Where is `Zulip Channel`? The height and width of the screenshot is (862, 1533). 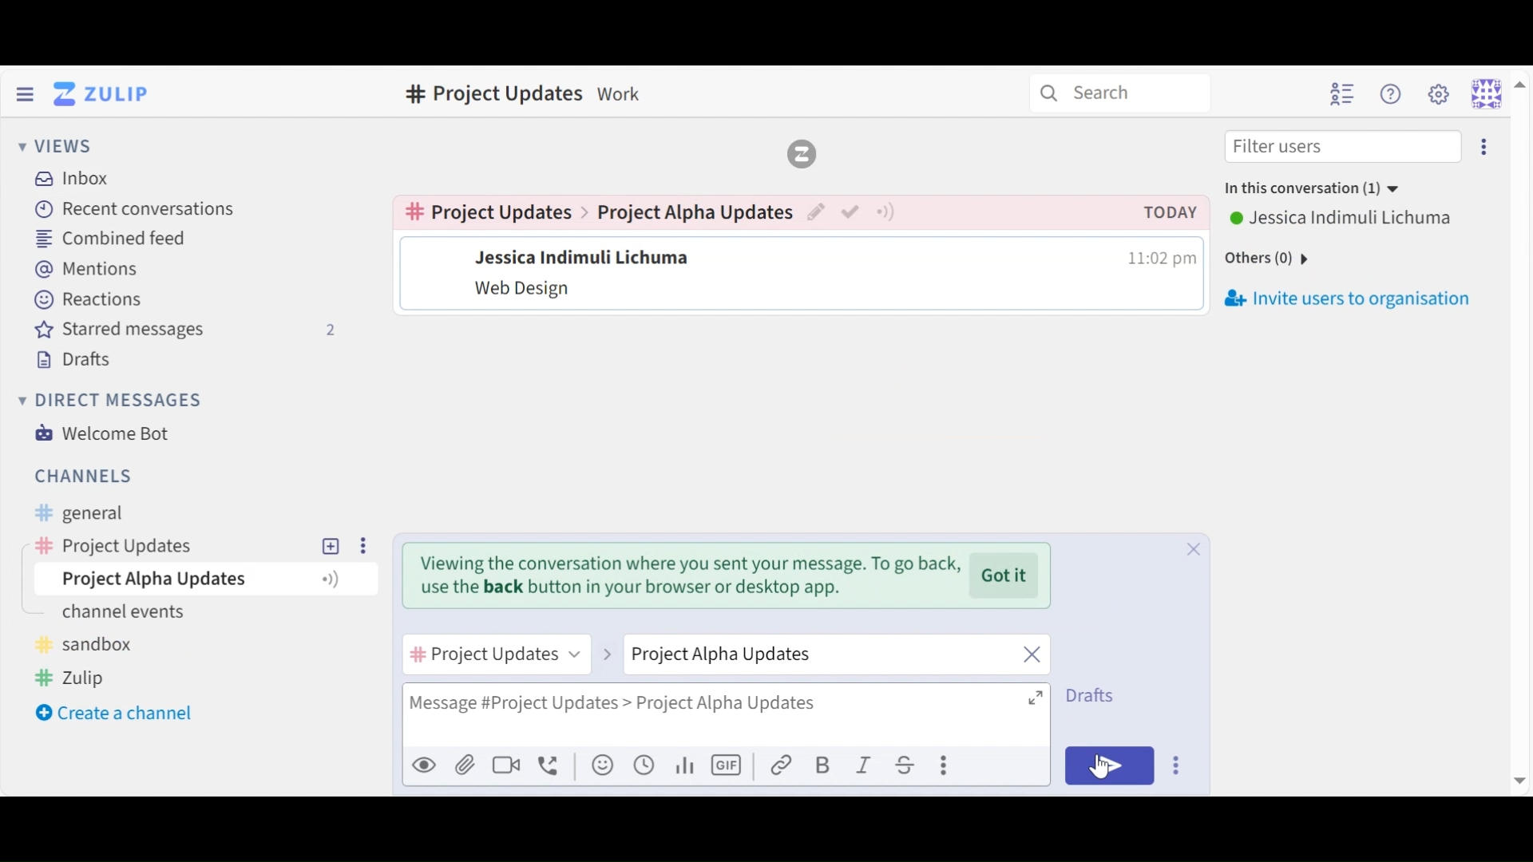
Zulip Channel is located at coordinates (83, 677).